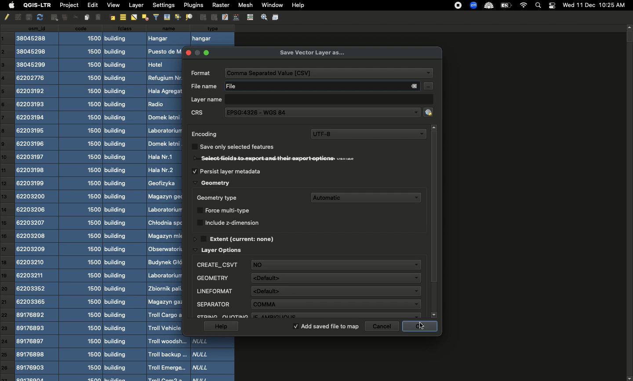 This screenshot has height=381, width=633. Describe the element at coordinates (307, 263) in the screenshot. I see `Description` at that location.